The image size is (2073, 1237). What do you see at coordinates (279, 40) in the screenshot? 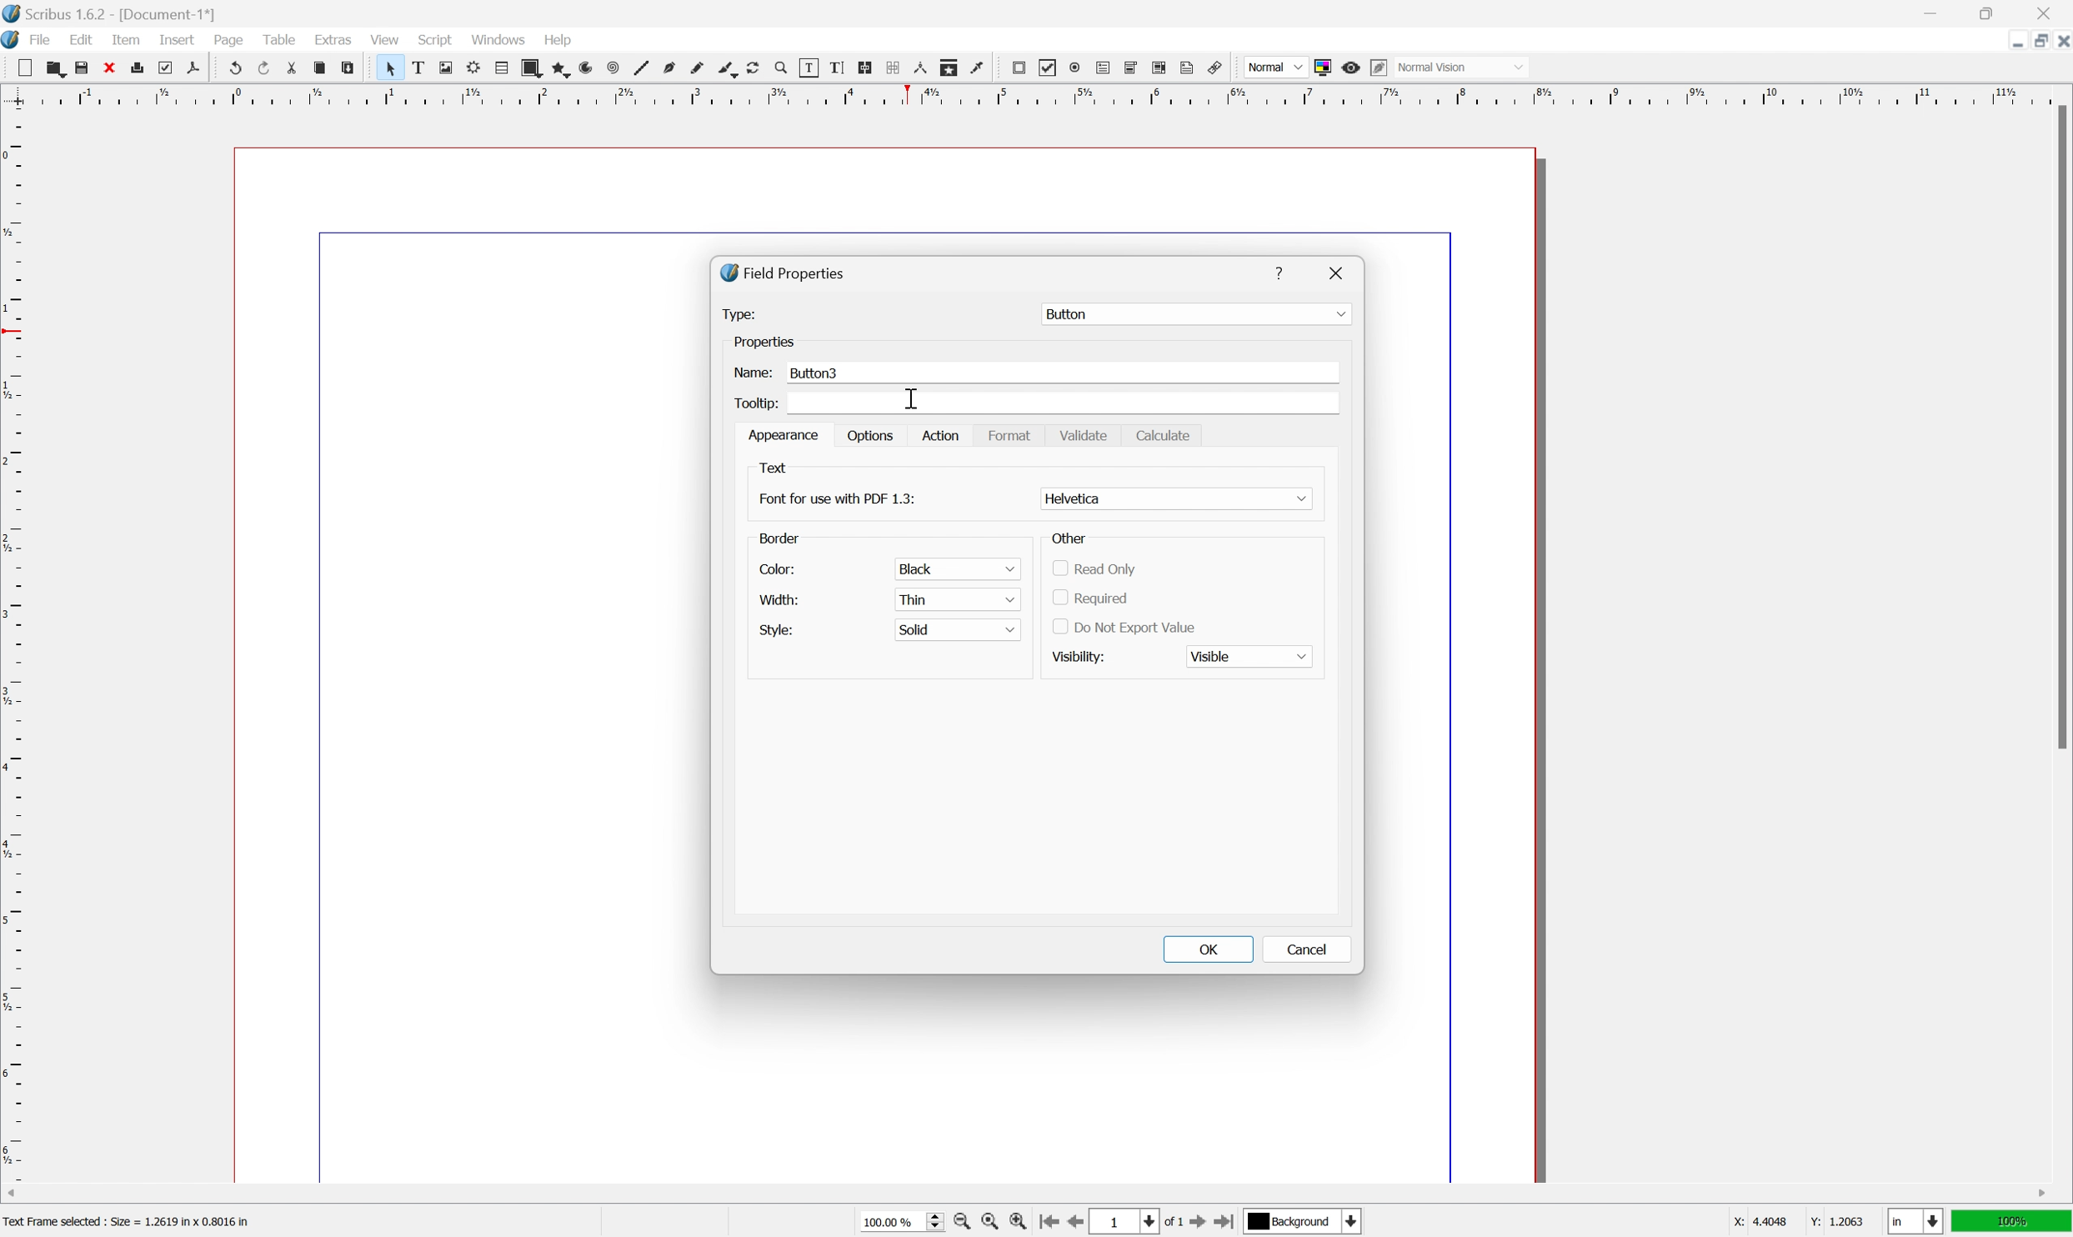
I see `table` at bounding box center [279, 40].